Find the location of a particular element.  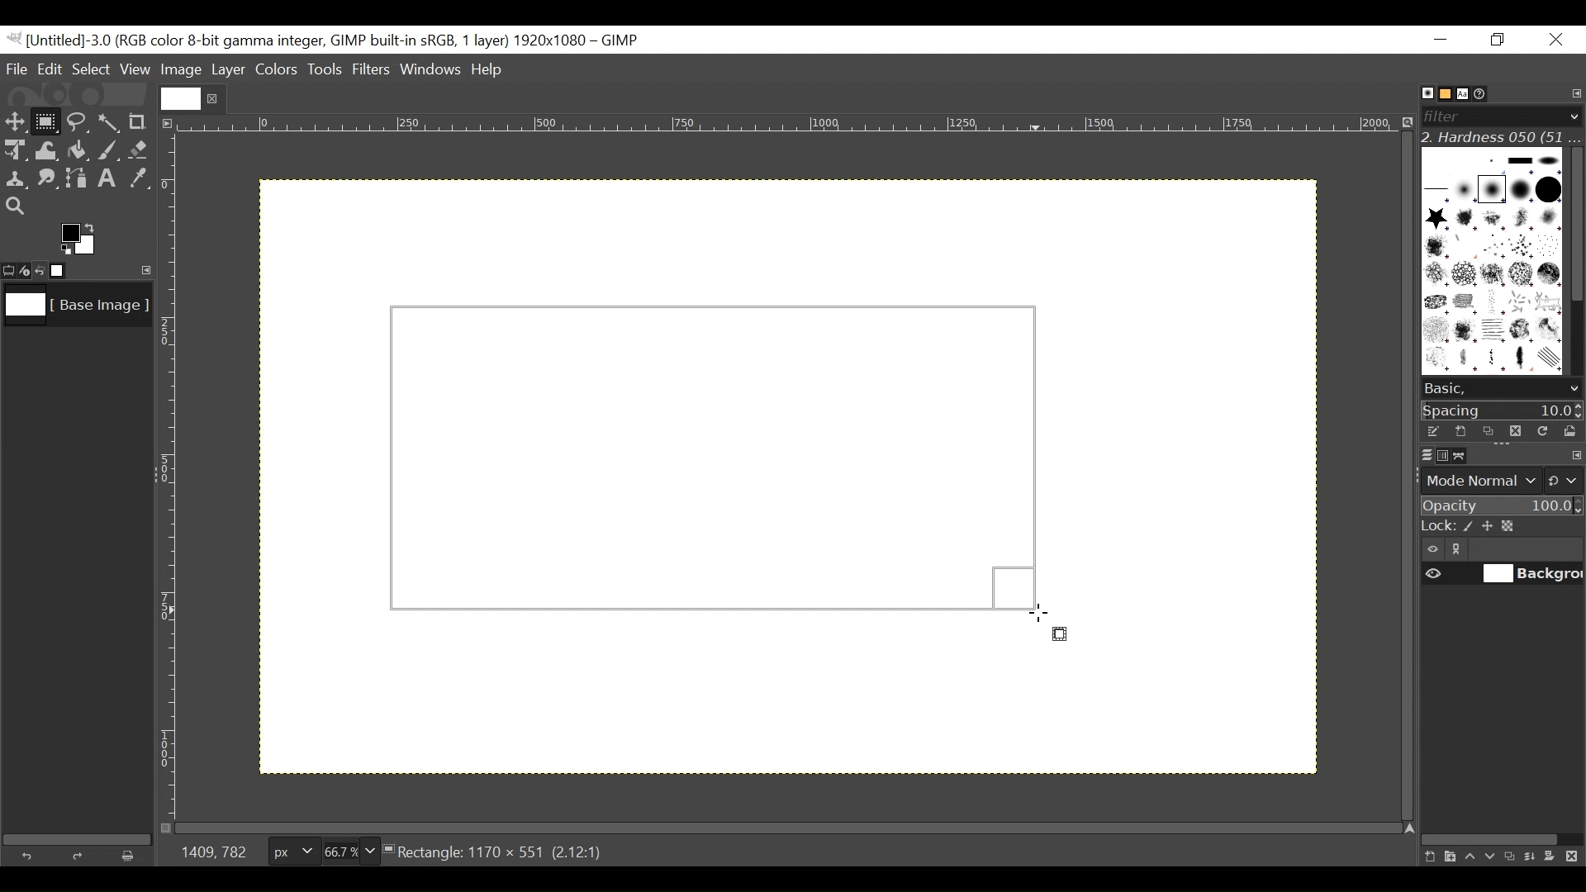

link/unlink item is located at coordinates (1460, 552).